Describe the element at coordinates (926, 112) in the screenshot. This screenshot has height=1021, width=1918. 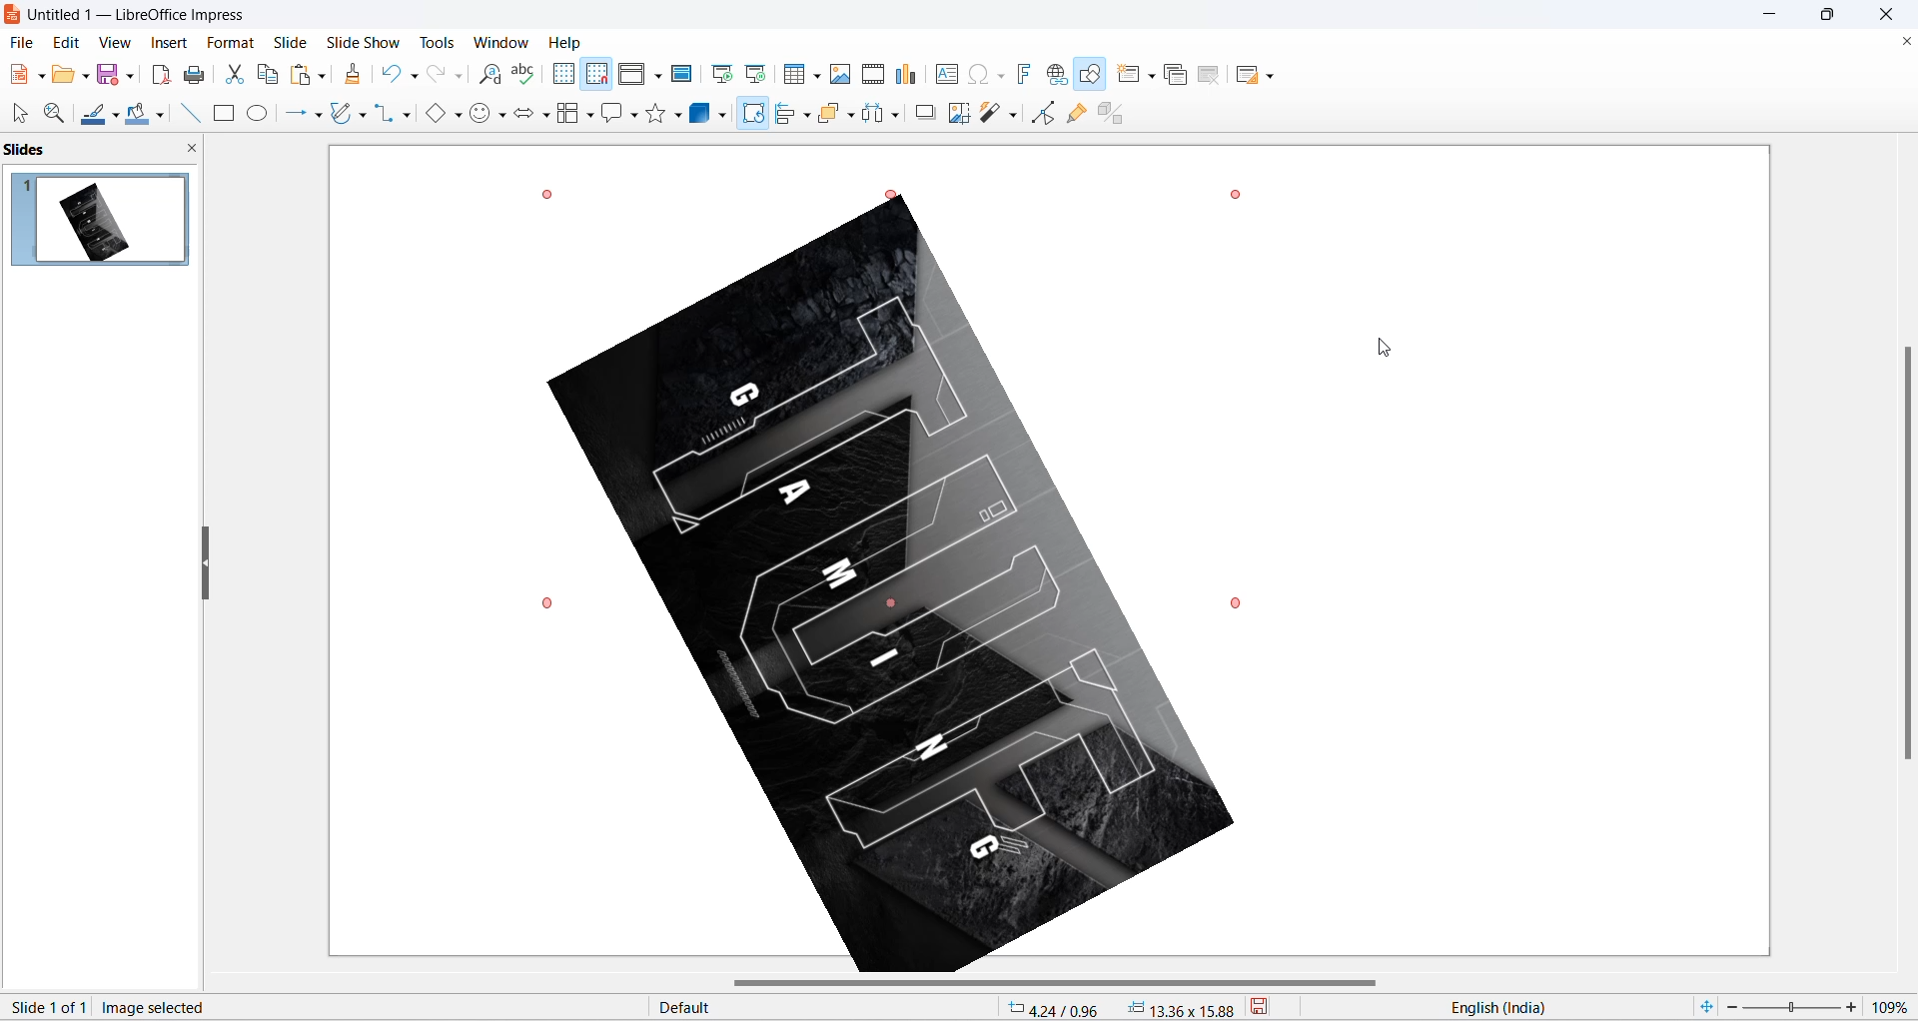
I see `shadow` at that location.